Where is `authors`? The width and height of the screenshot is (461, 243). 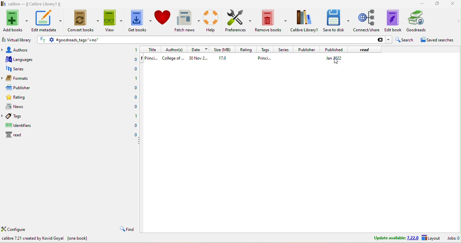 authors is located at coordinates (21, 50).